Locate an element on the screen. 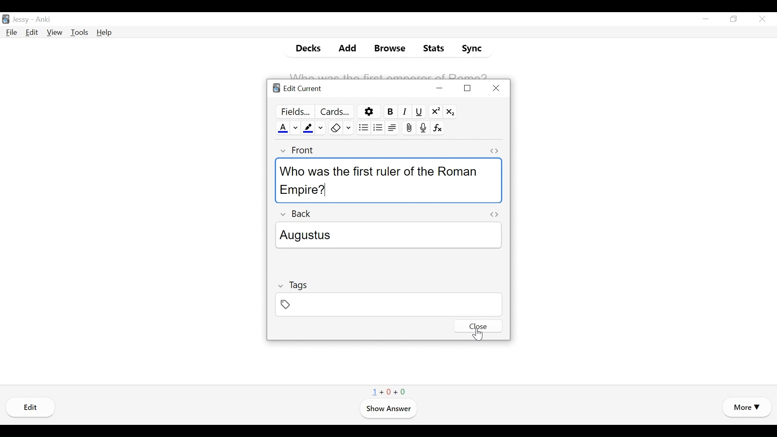 The height and width of the screenshot is (437, 777). Subscript is located at coordinates (450, 111).